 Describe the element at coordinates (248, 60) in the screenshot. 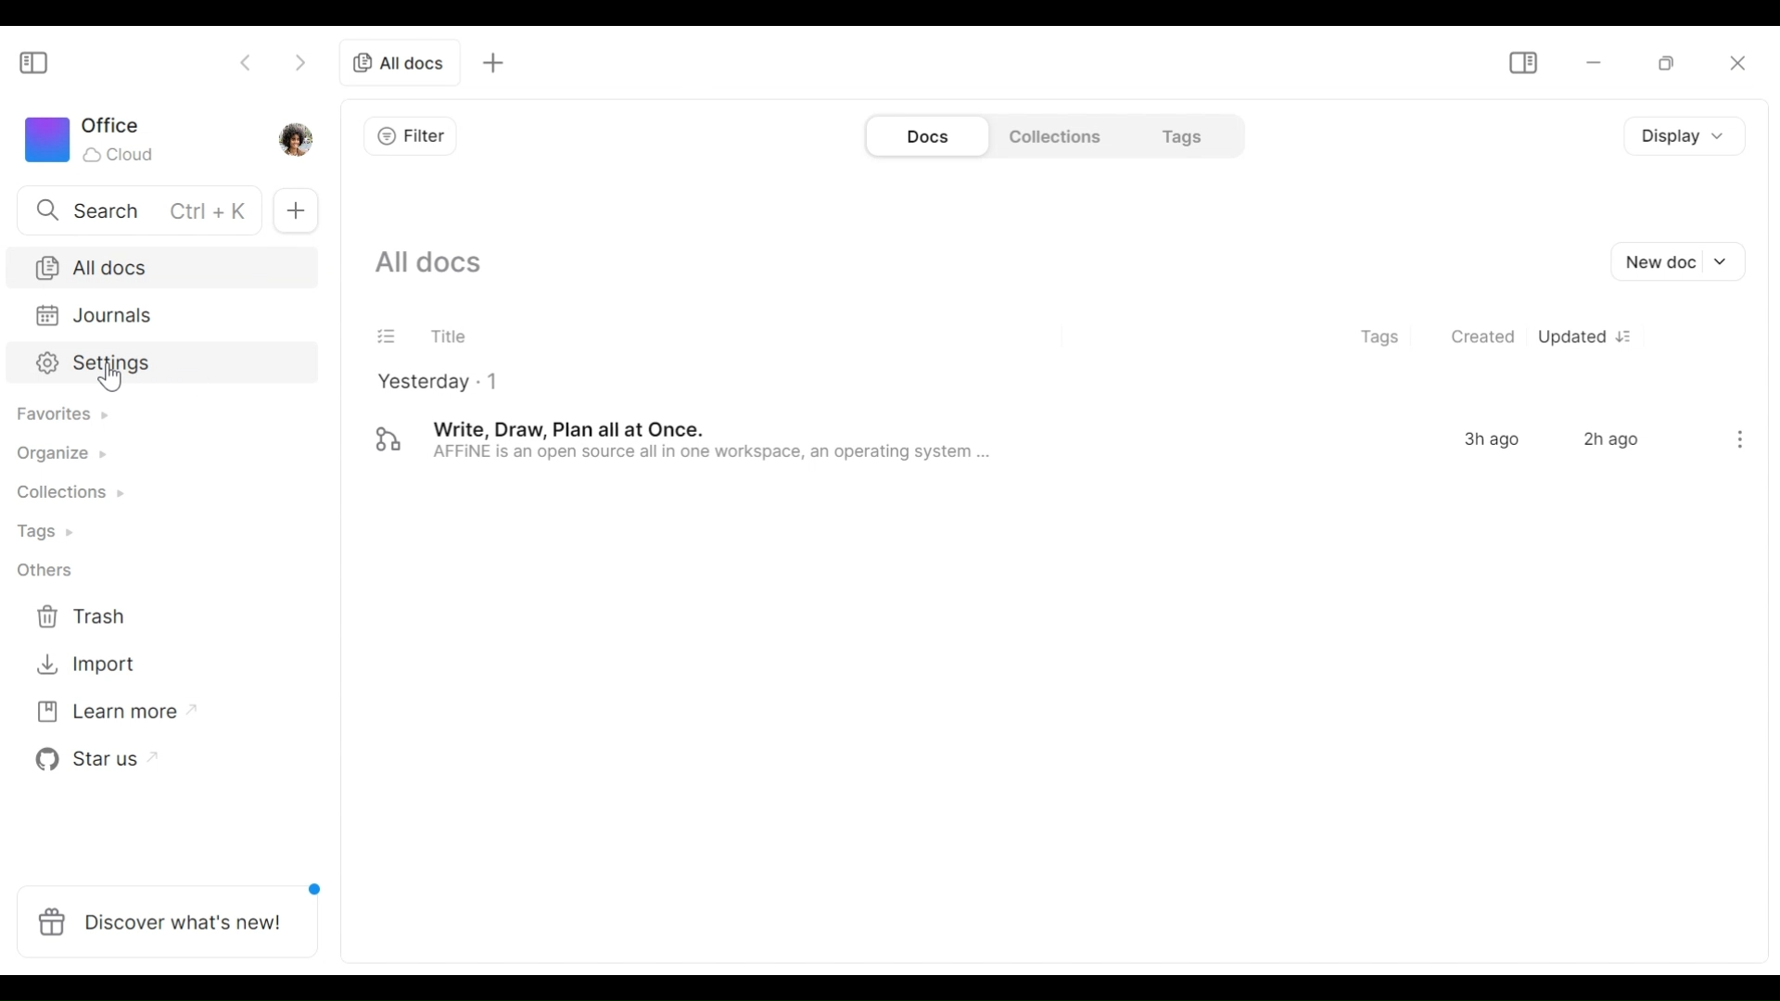

I see `Go back` at that location.